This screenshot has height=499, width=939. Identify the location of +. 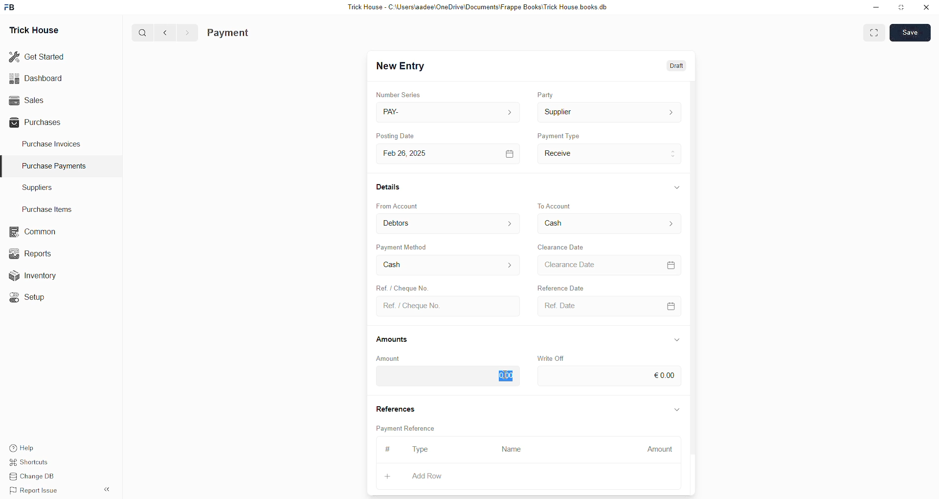
(387, 477).